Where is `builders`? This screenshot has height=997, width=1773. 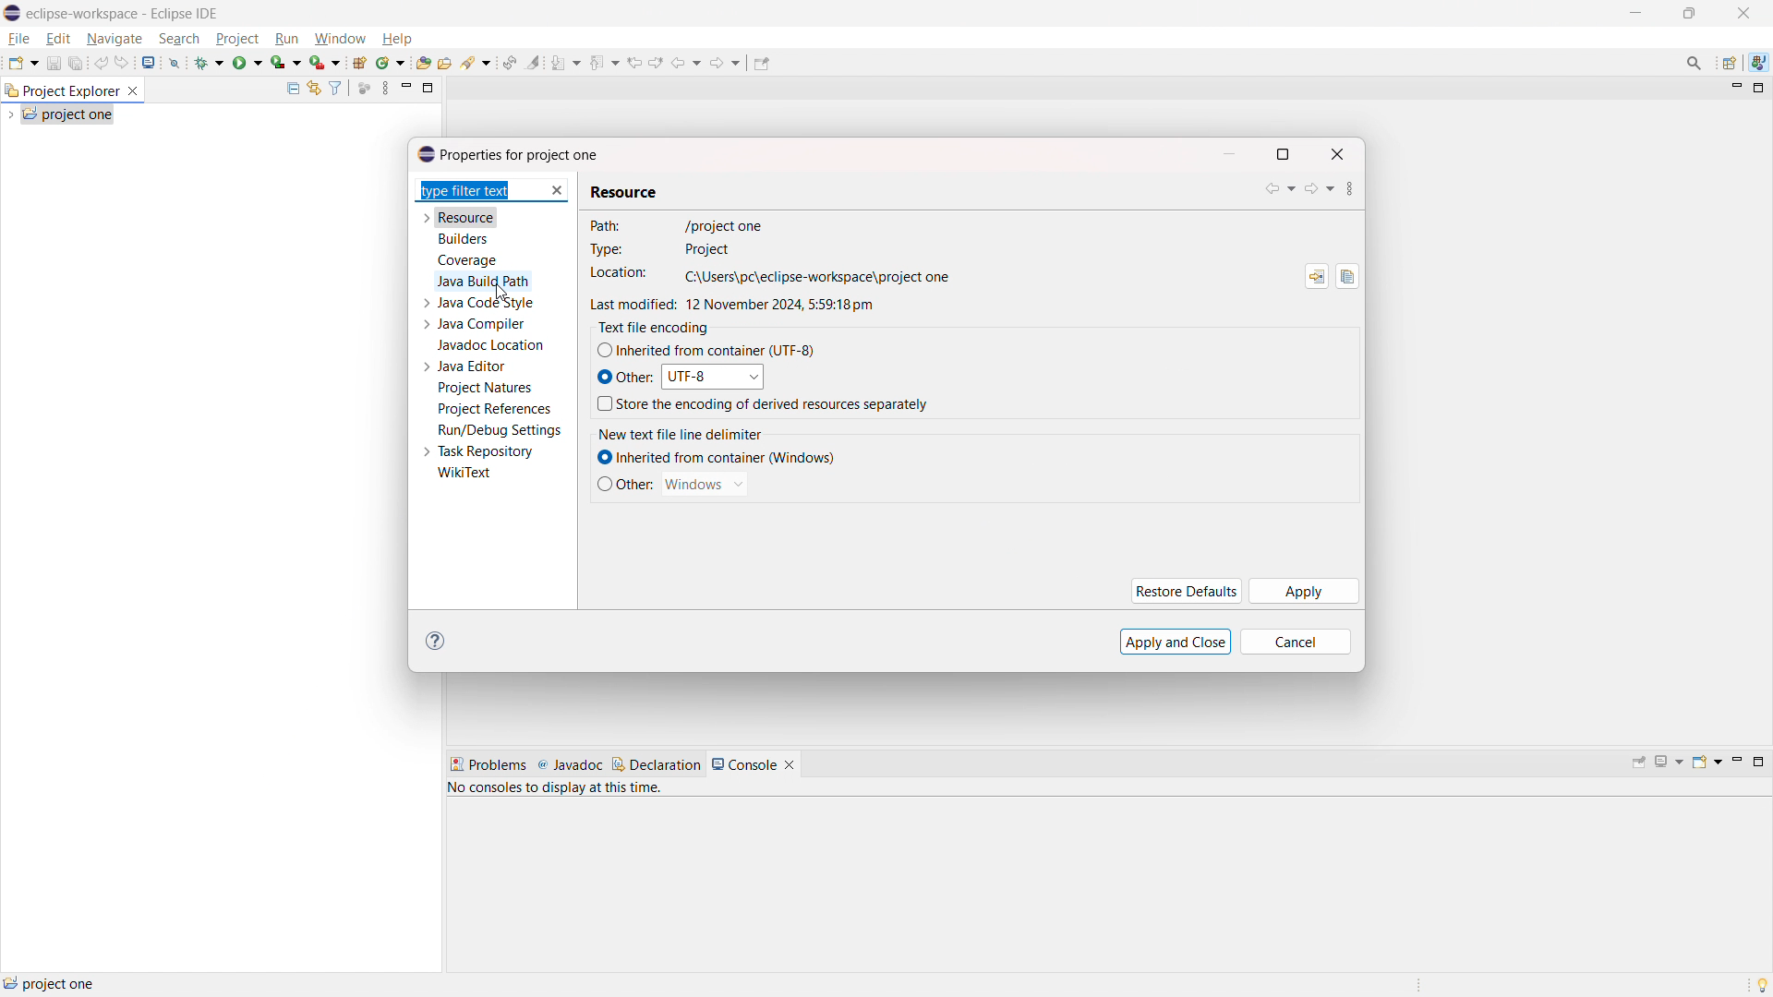 builders is located at coordinates (463, 239).